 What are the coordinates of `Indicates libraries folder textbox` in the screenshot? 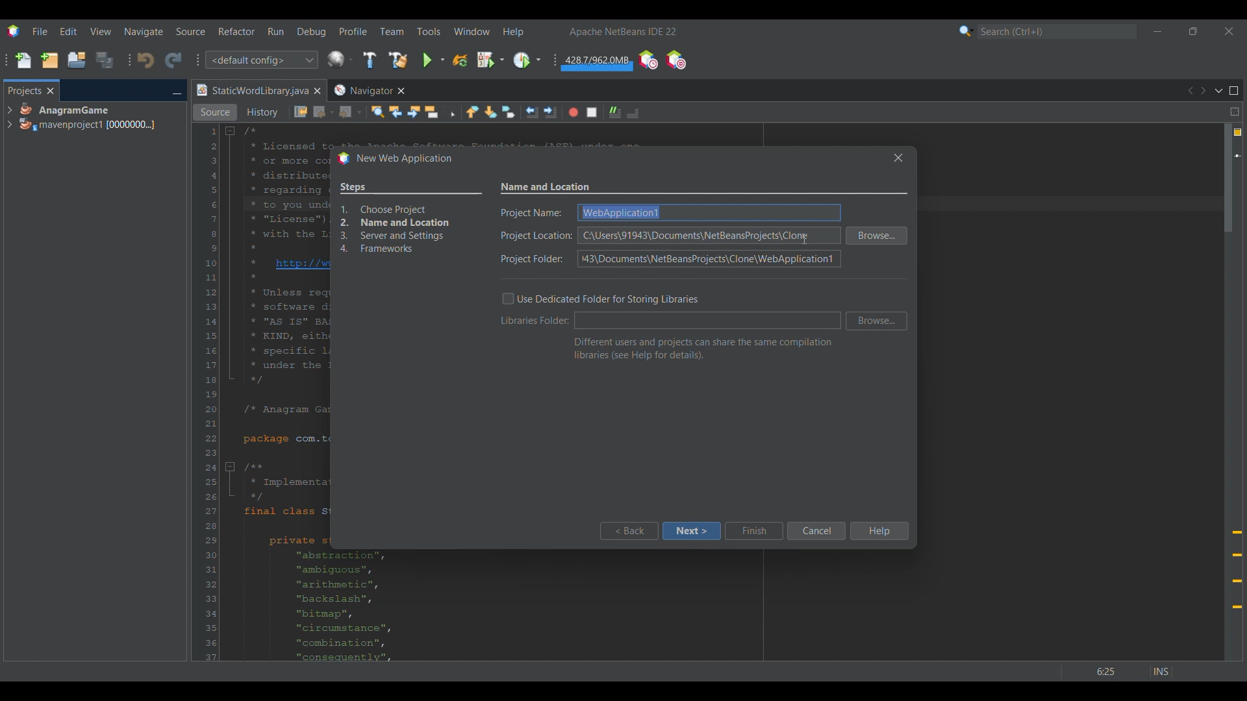 It's located at (535, 320).